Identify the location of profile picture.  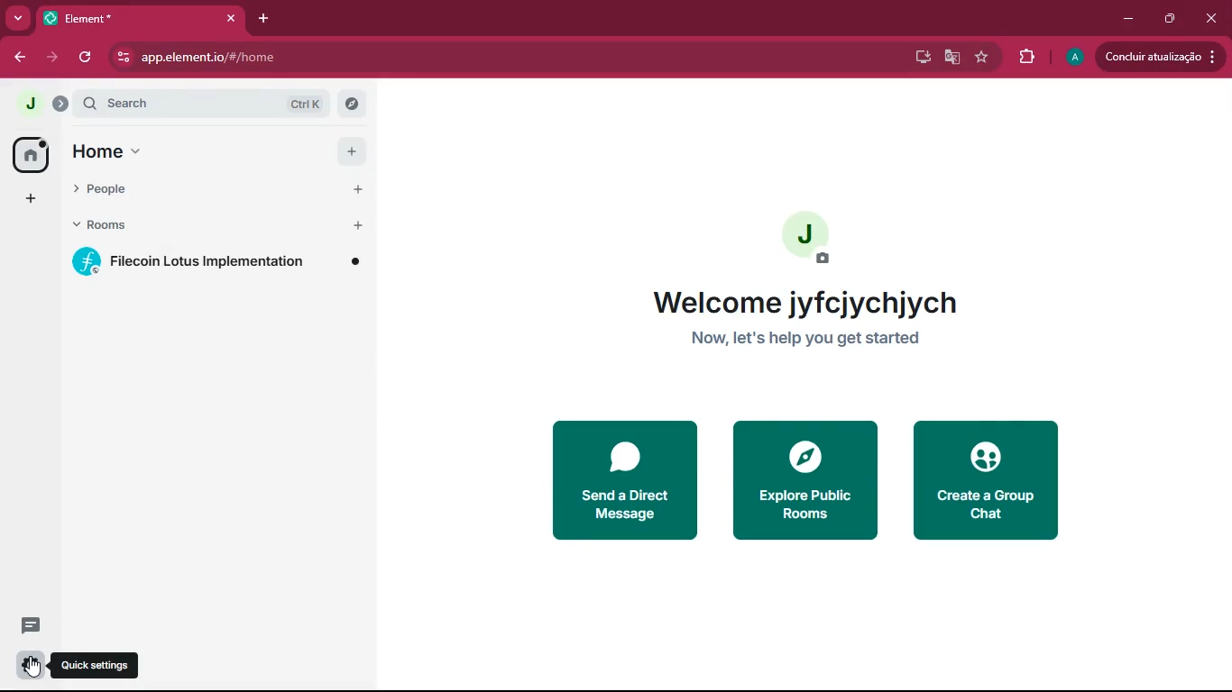
(804, 238).